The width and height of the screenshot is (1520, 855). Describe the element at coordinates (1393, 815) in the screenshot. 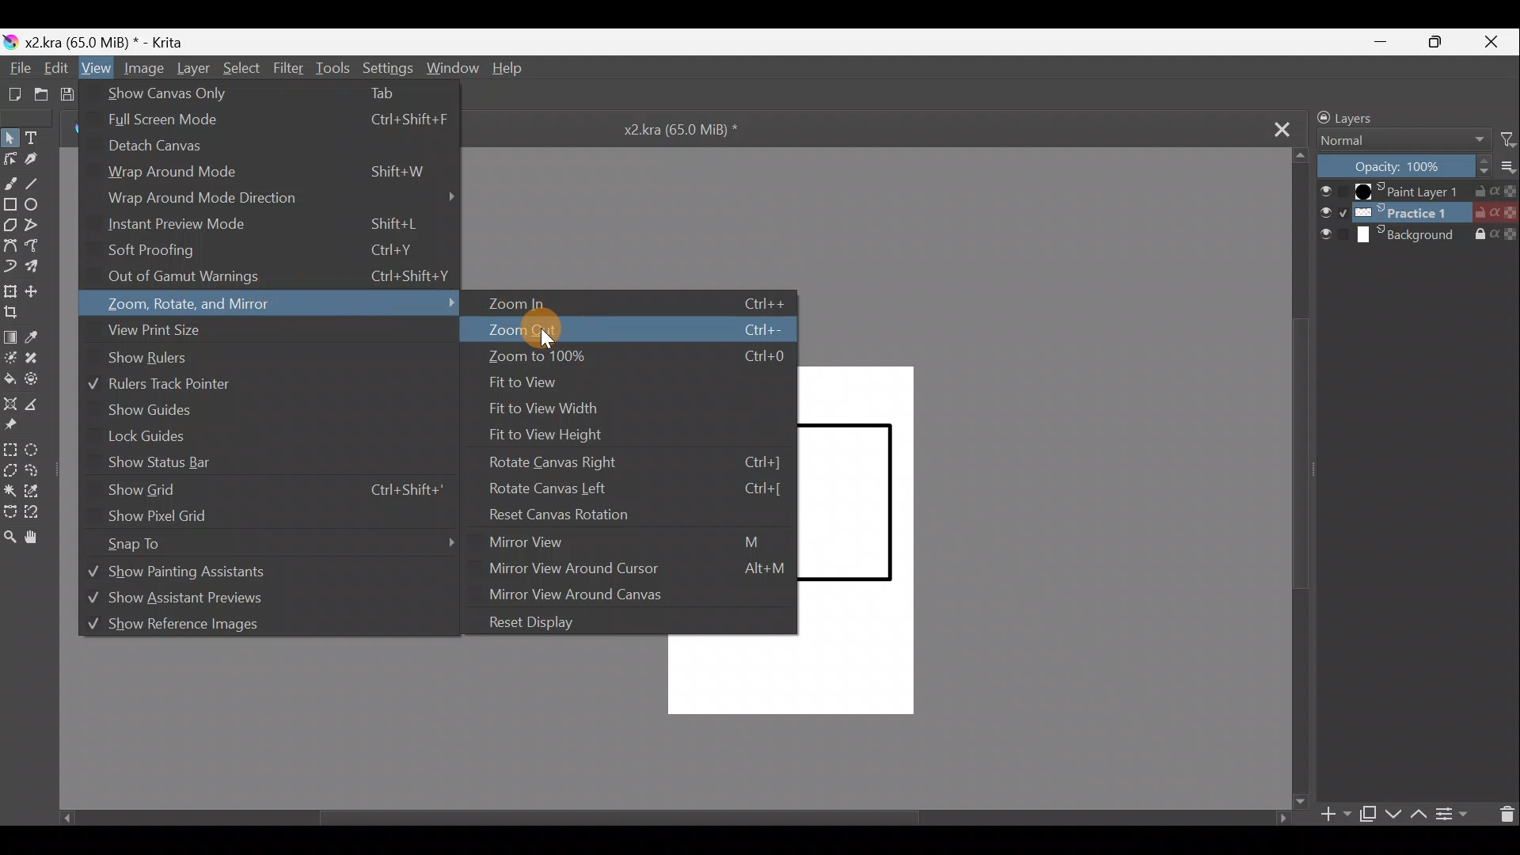

I see `Move layer/mask down` at that location.